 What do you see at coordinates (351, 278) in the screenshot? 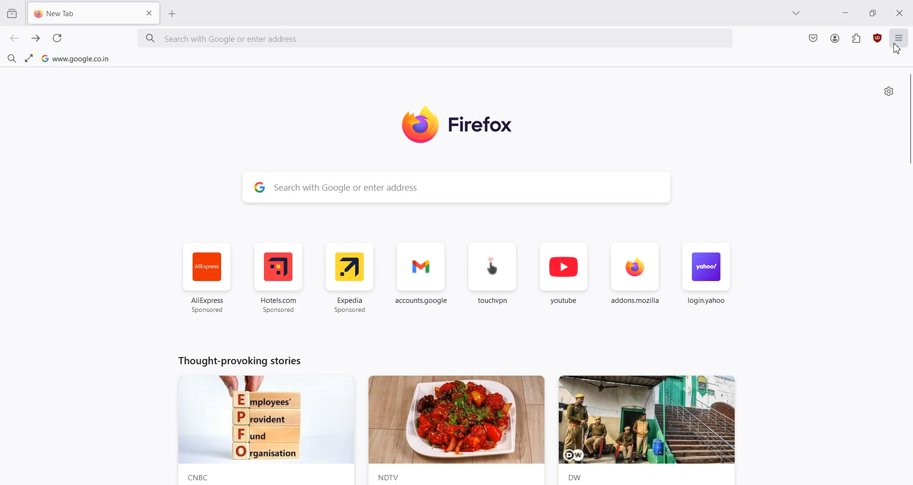
I see `Expedia Sponsored` at bounding box center [351, 278].